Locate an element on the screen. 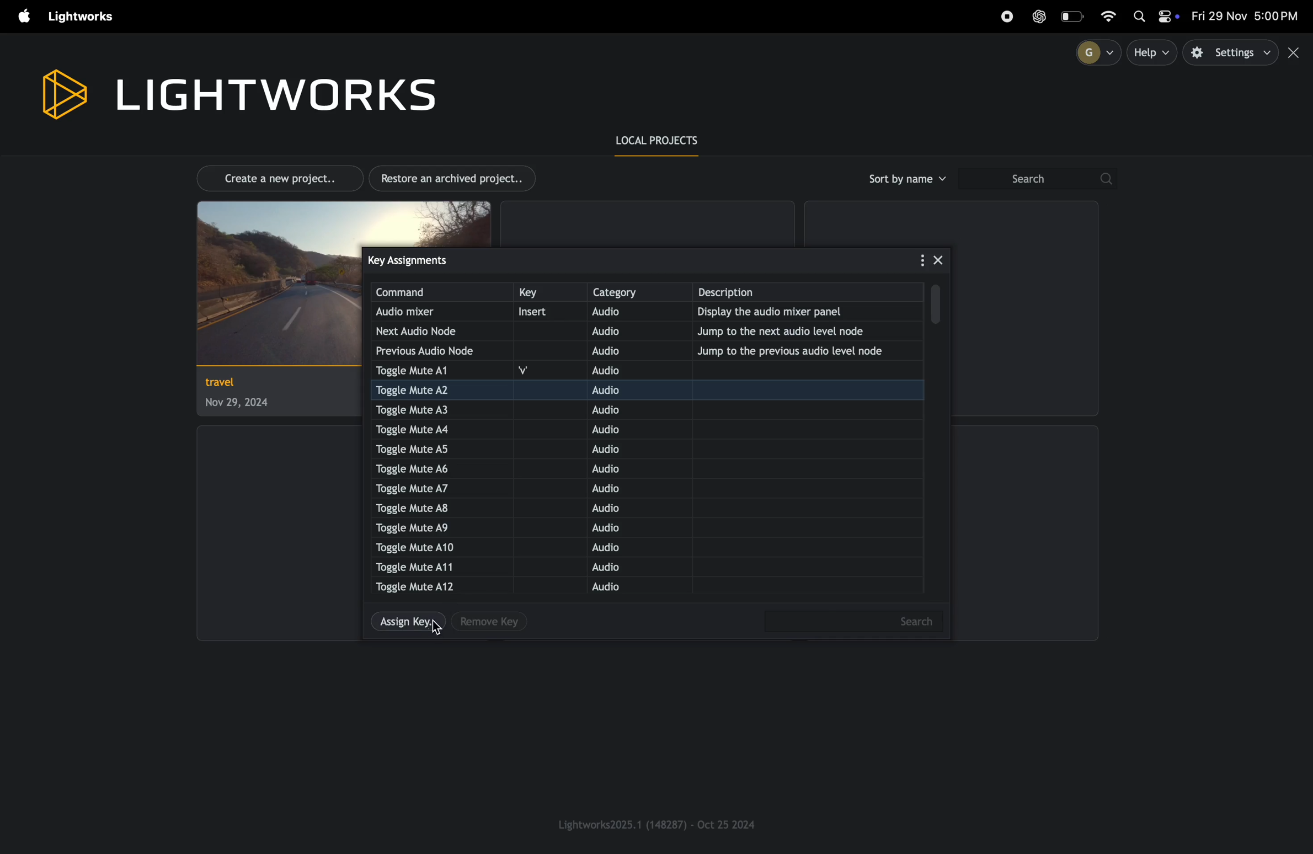 The height and width of the screenshot is (854, 1313). toggle mute A10 is located at coordinates (417, 547).